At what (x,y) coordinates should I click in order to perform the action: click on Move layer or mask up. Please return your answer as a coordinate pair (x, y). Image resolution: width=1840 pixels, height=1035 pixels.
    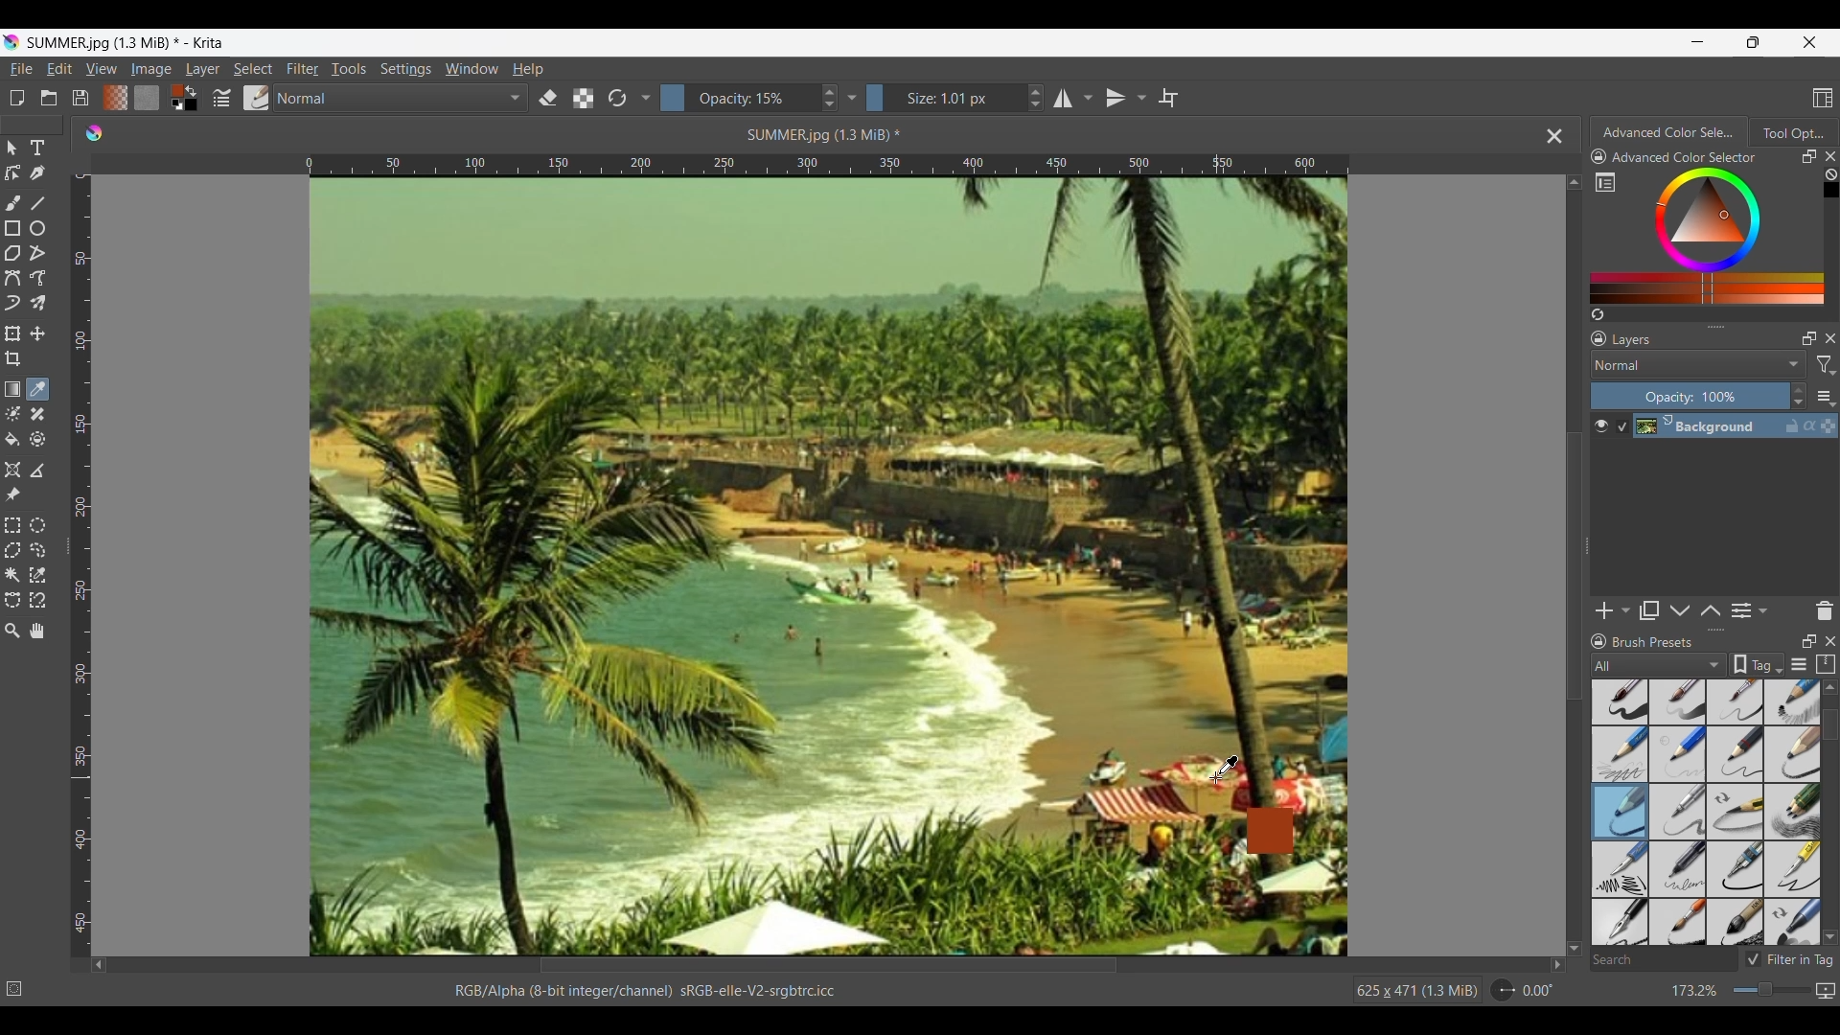
    Looking at the image, I should click on (1710, 610).